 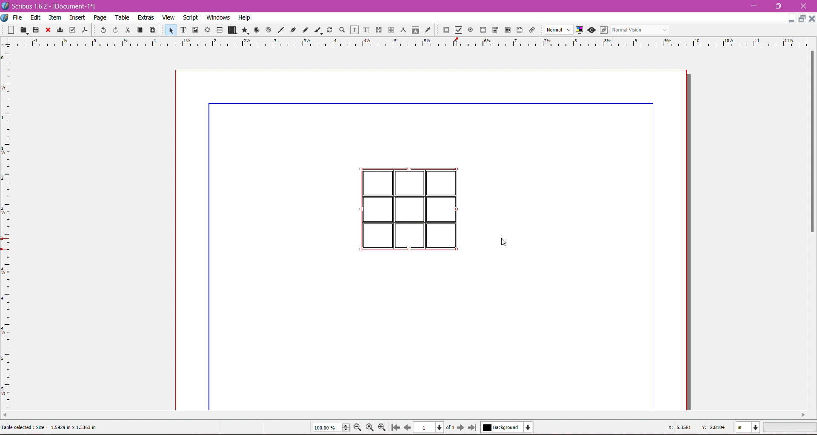 What do you see at coordinates (779, 6) in the screenshot?
I see `Maximize` at bounding box center [779, 6].